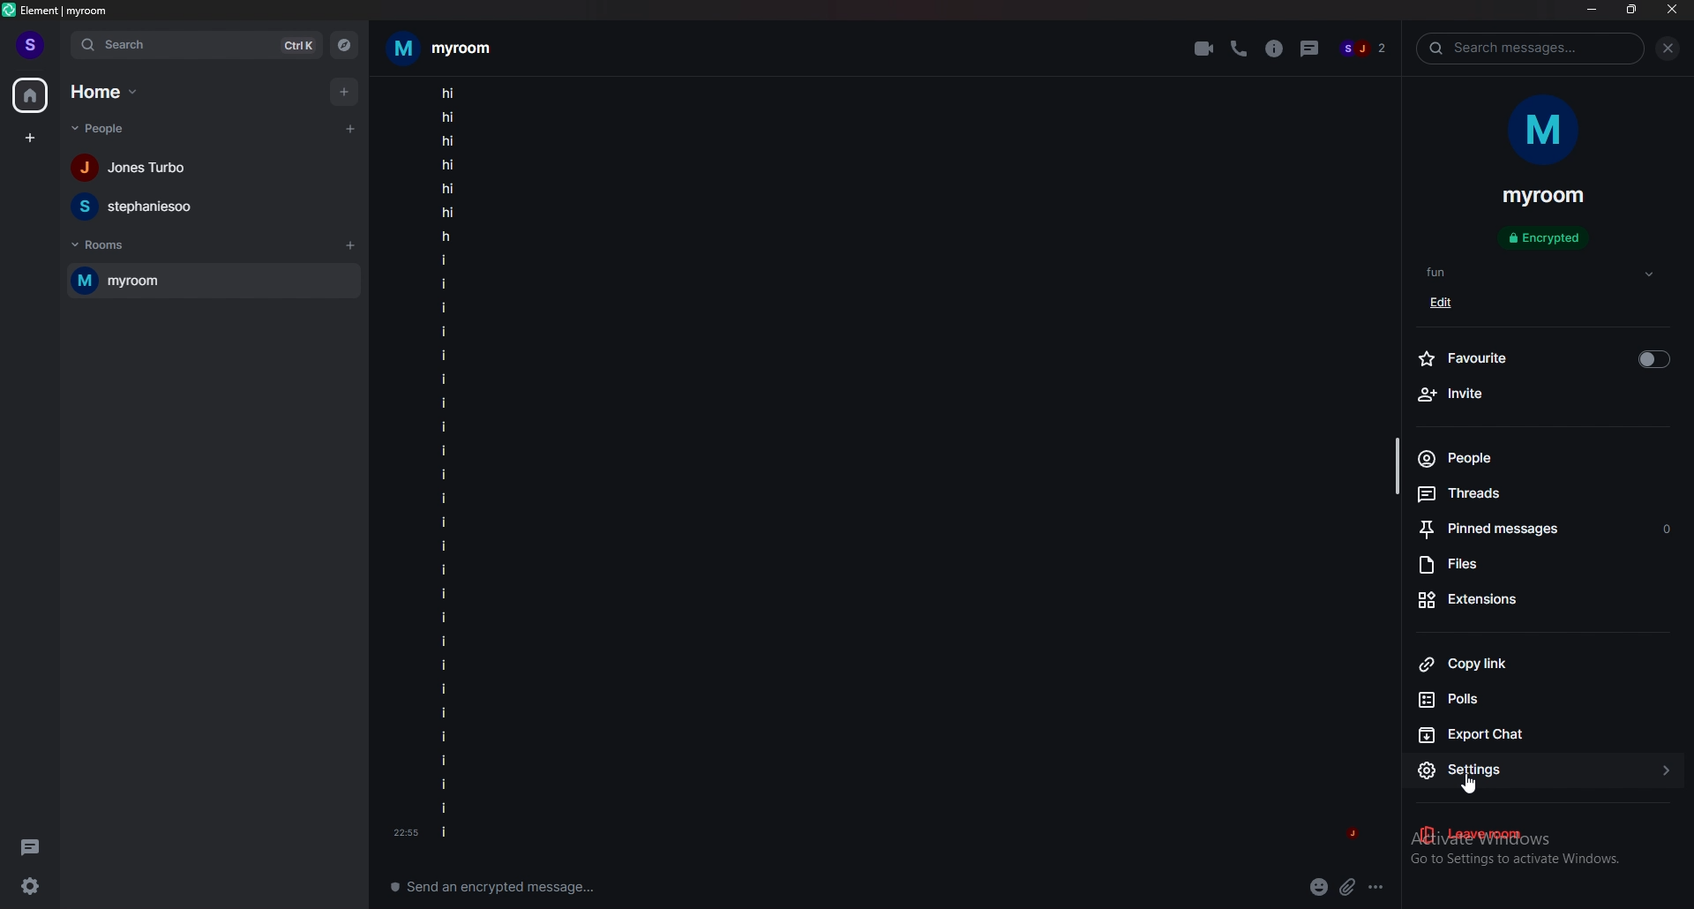 The image size is (1694, 909). What do you see at coordinates (1543, 836) in the screenshot?
I see `leave room` at bounding box center [1543, 836].